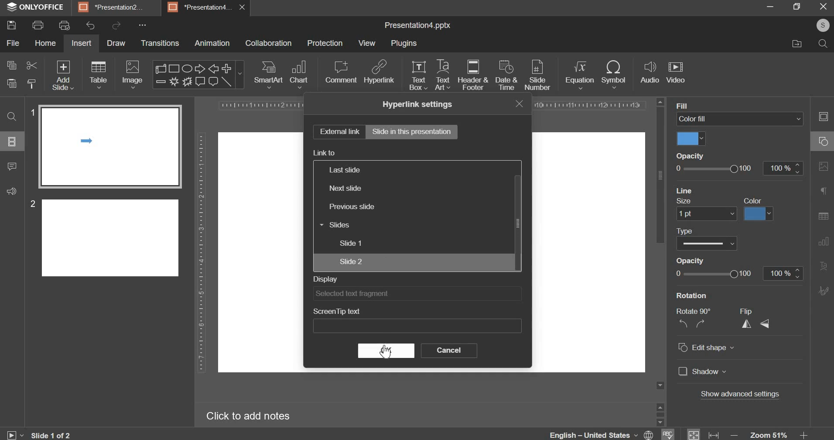 Image resolution: width=834 pixels, height=440 pixels. Describe the element at coordinates (346, 154) in the screenshot. I see `Display` at that location.